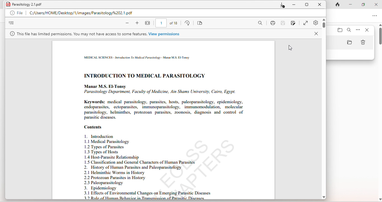 The height and width of the screenshot is (202, 382). I want to click on vertical scroll bar, so click(323, 23).